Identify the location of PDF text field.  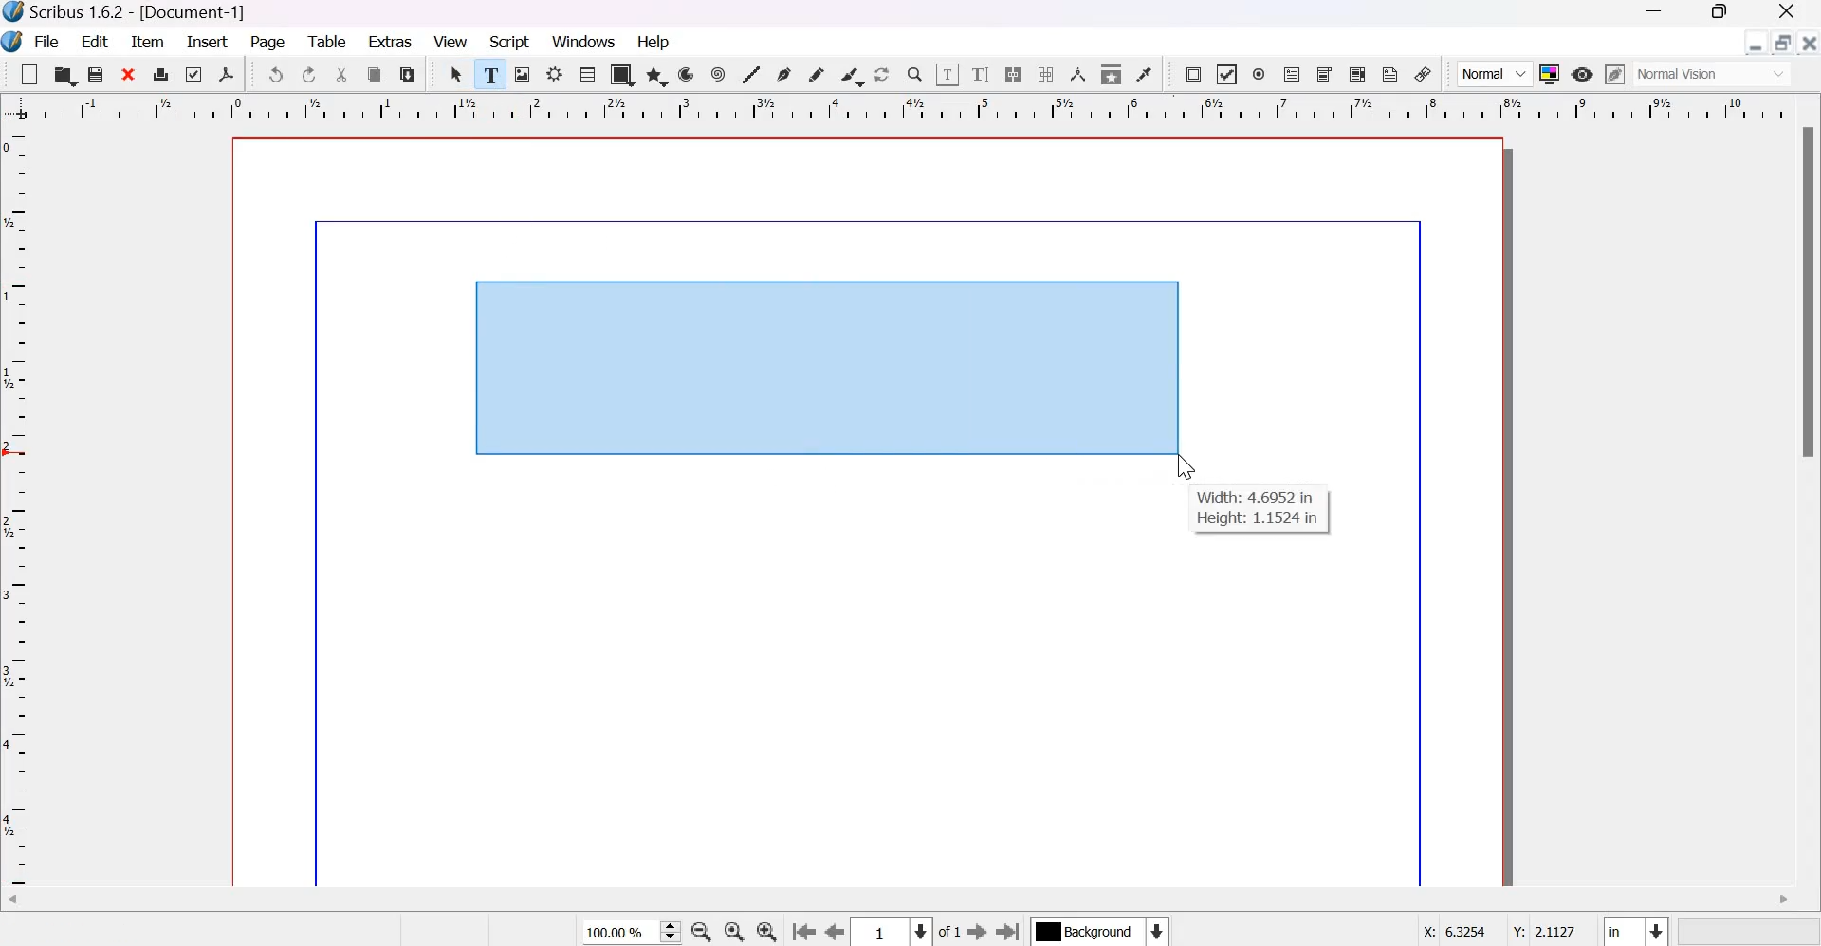
(1292, 76).